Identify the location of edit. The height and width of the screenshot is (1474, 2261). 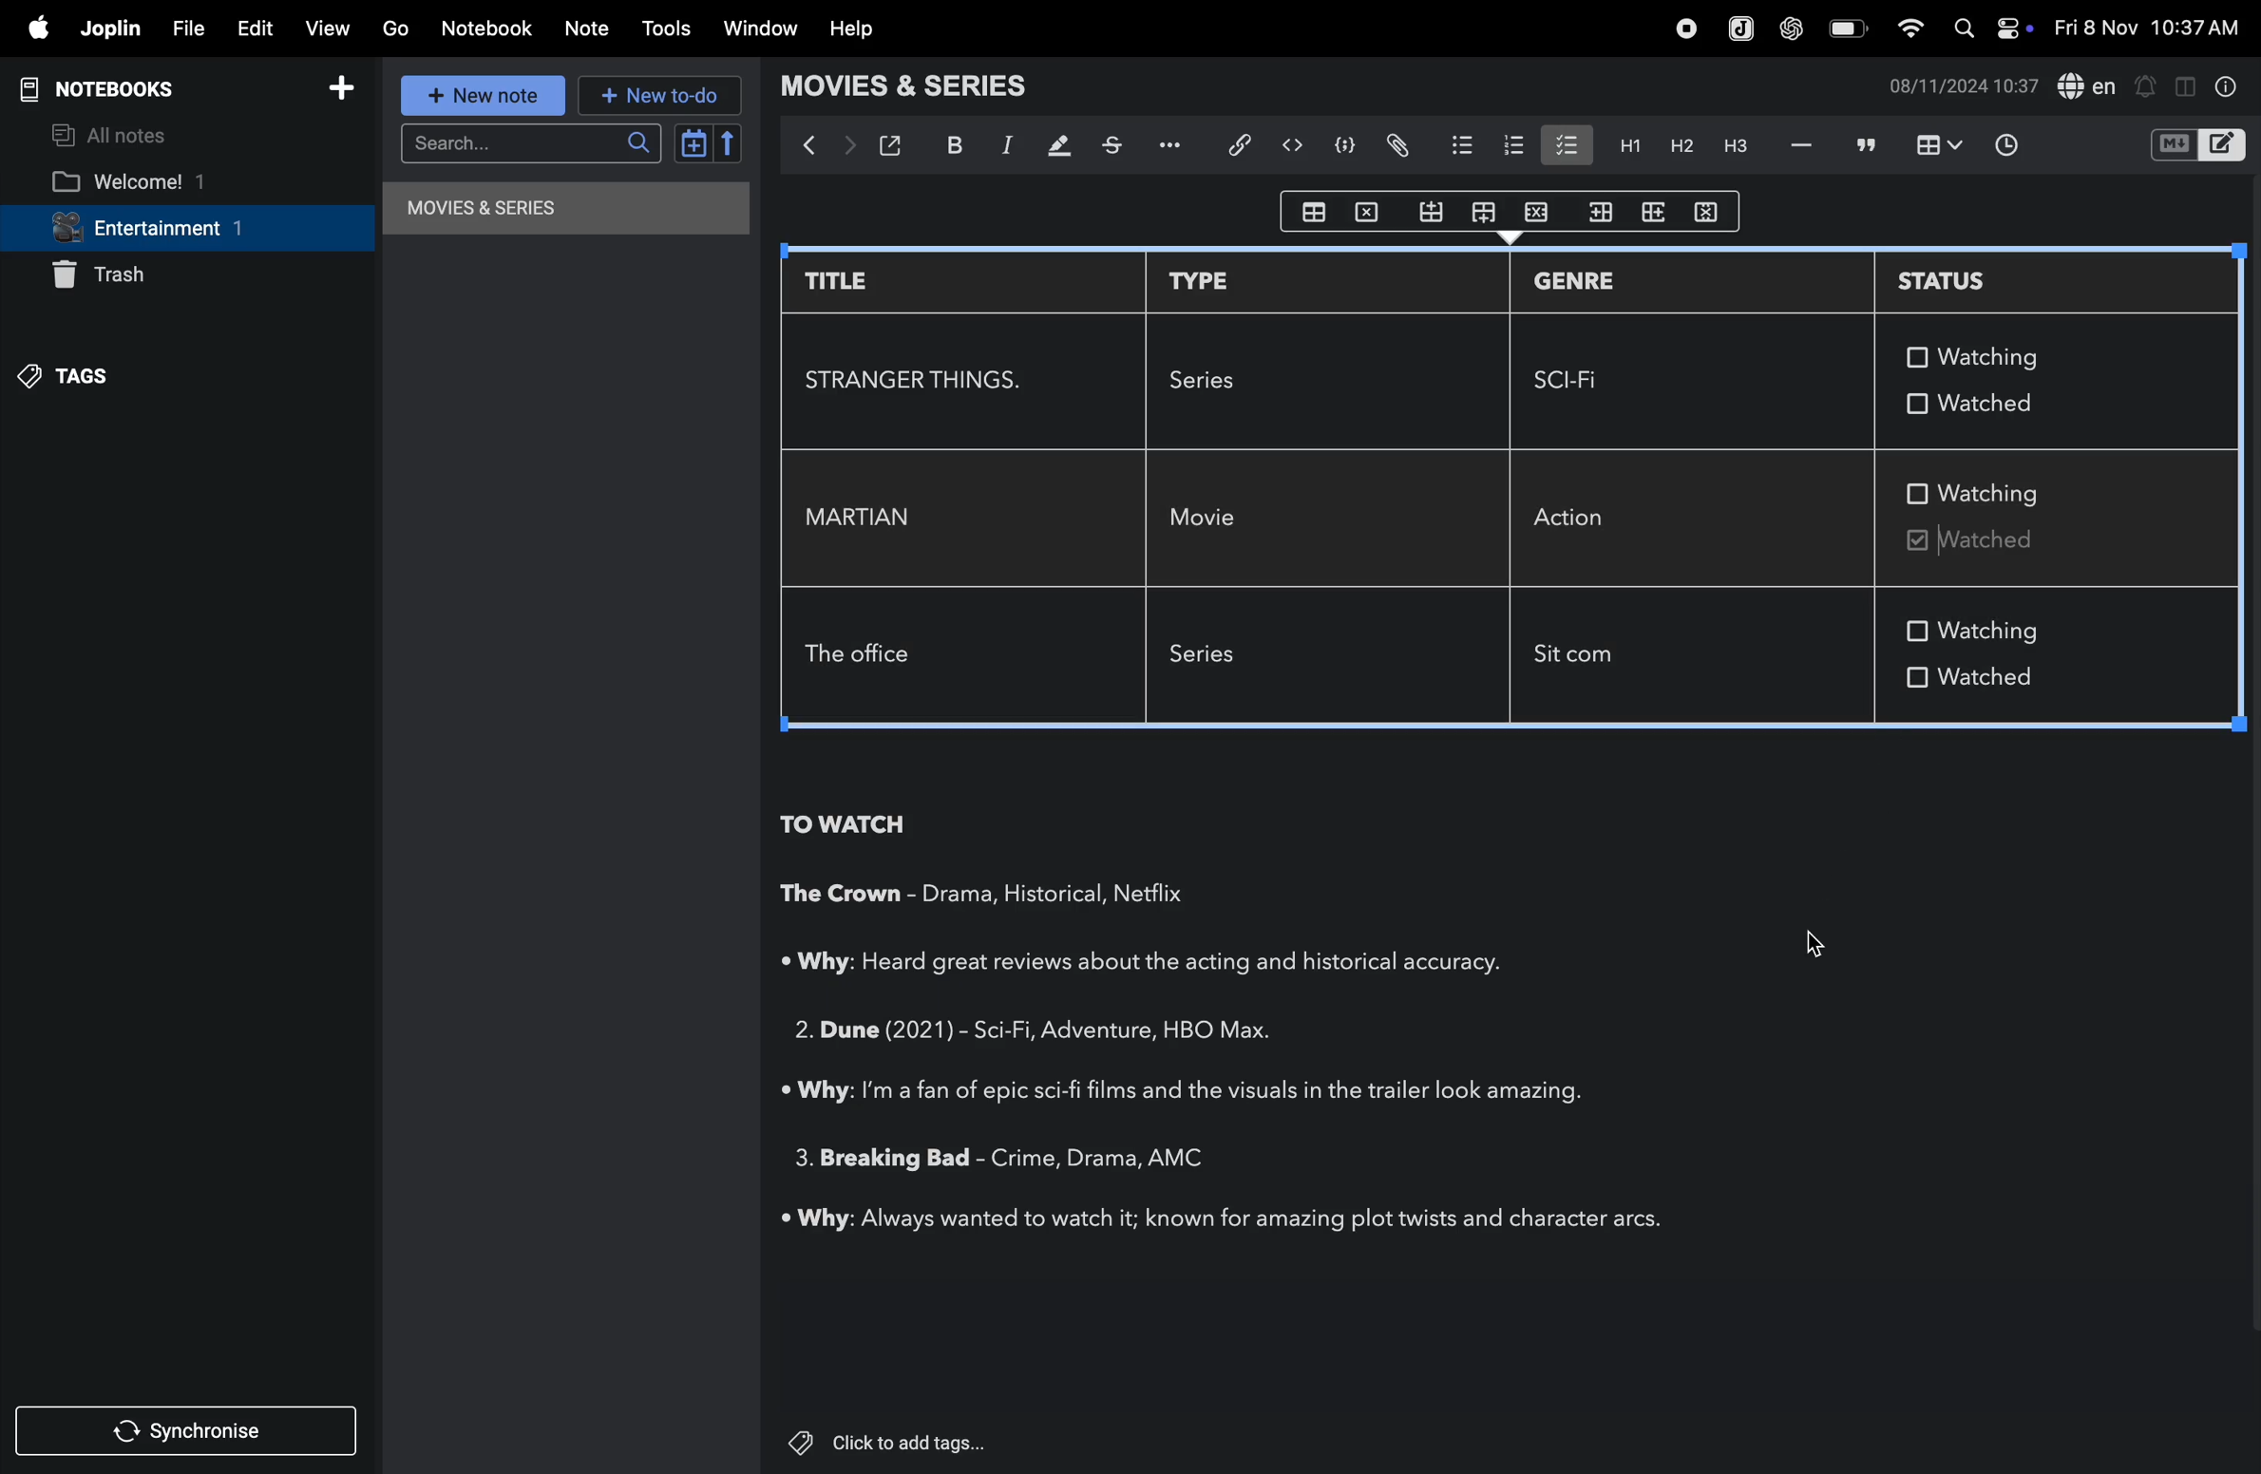
(257, 30).